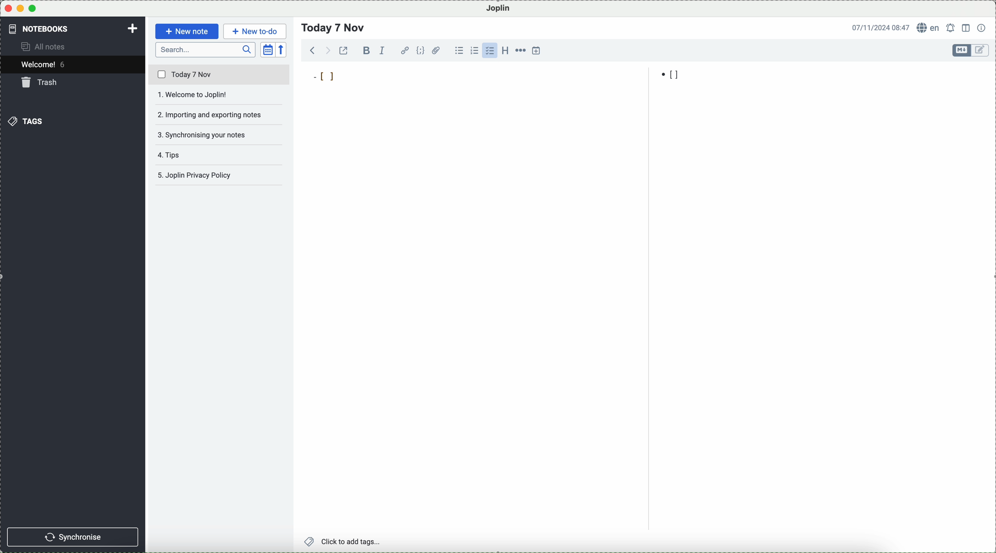 This screenshot has height=553, width=996. What do you see at coordinates (72, 537) in the screenshot?
I see `synchronise button` at bounding box center [72, 537].